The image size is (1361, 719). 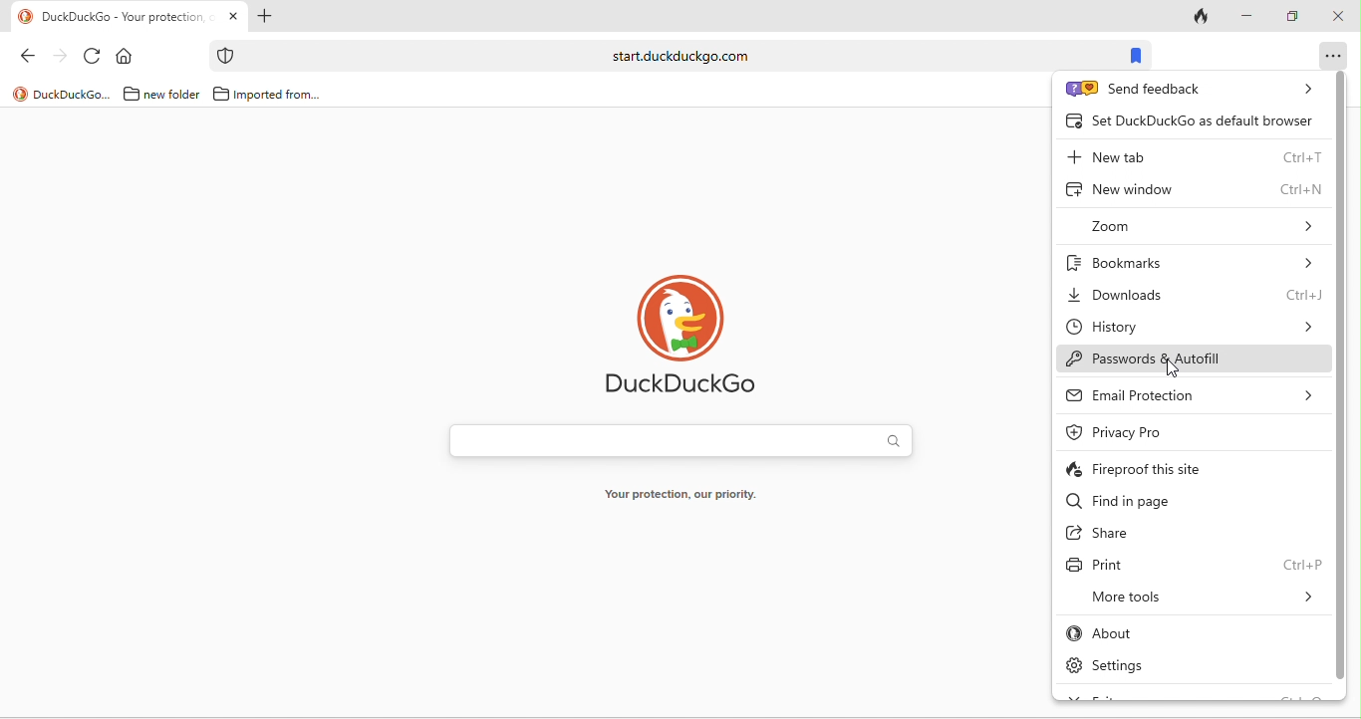 I want to click on send feedback, so click(x=1187, y=90).